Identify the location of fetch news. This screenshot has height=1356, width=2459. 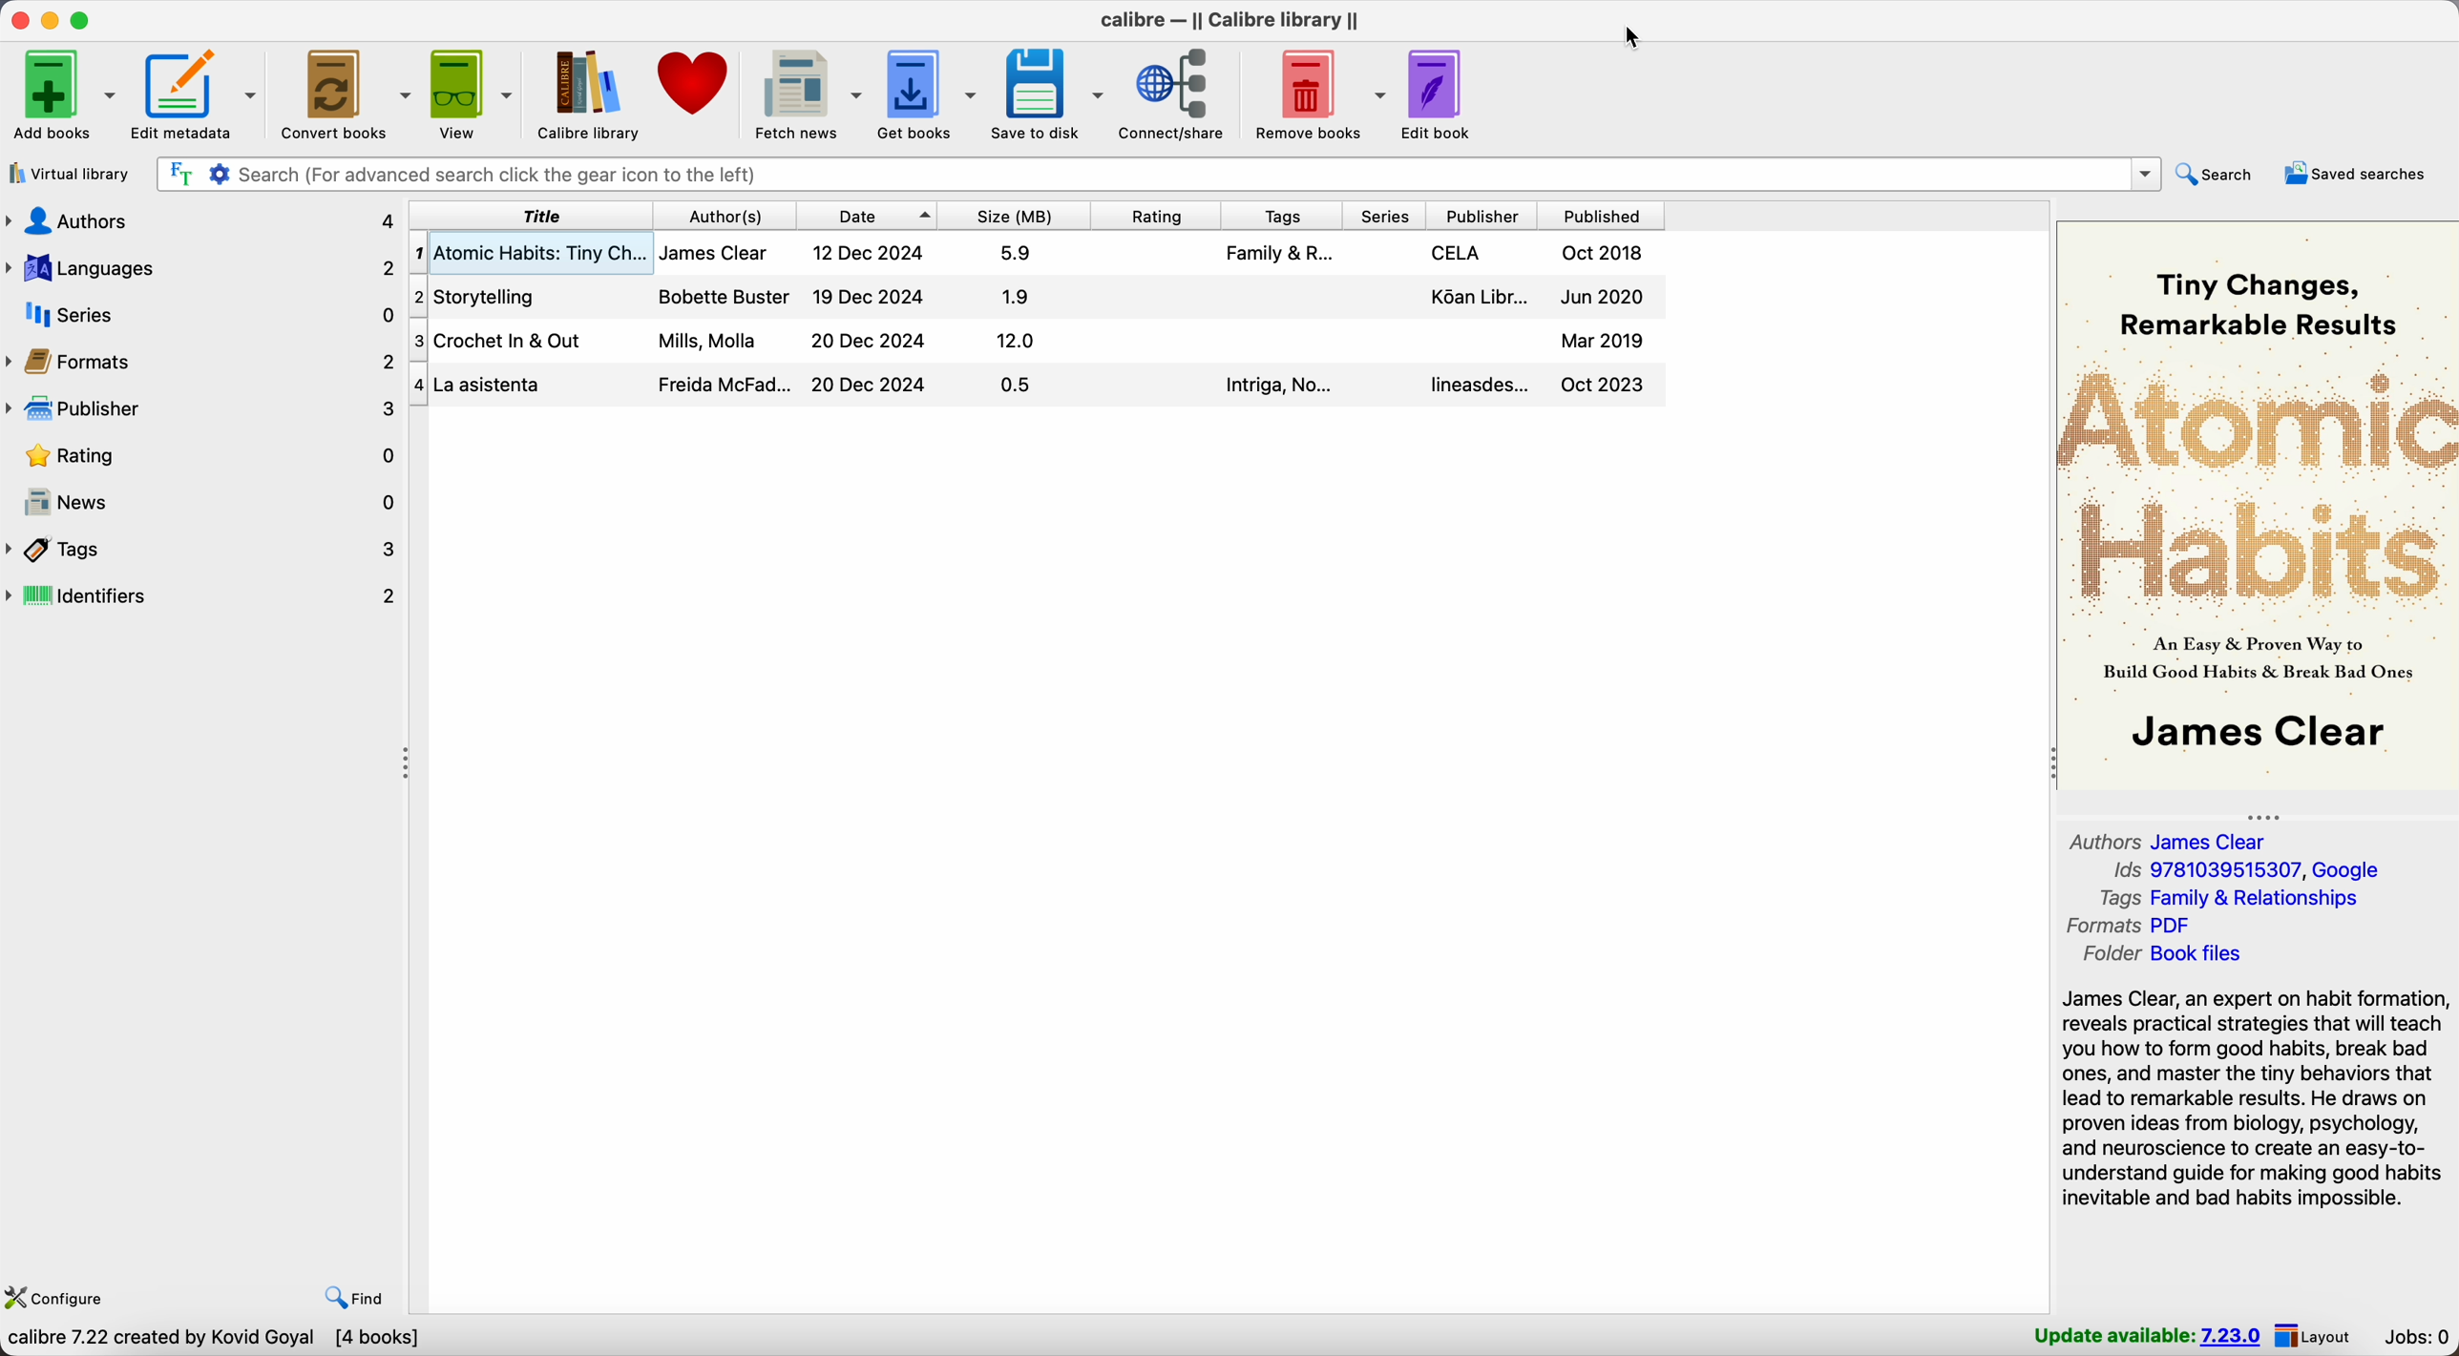
(807, 94).